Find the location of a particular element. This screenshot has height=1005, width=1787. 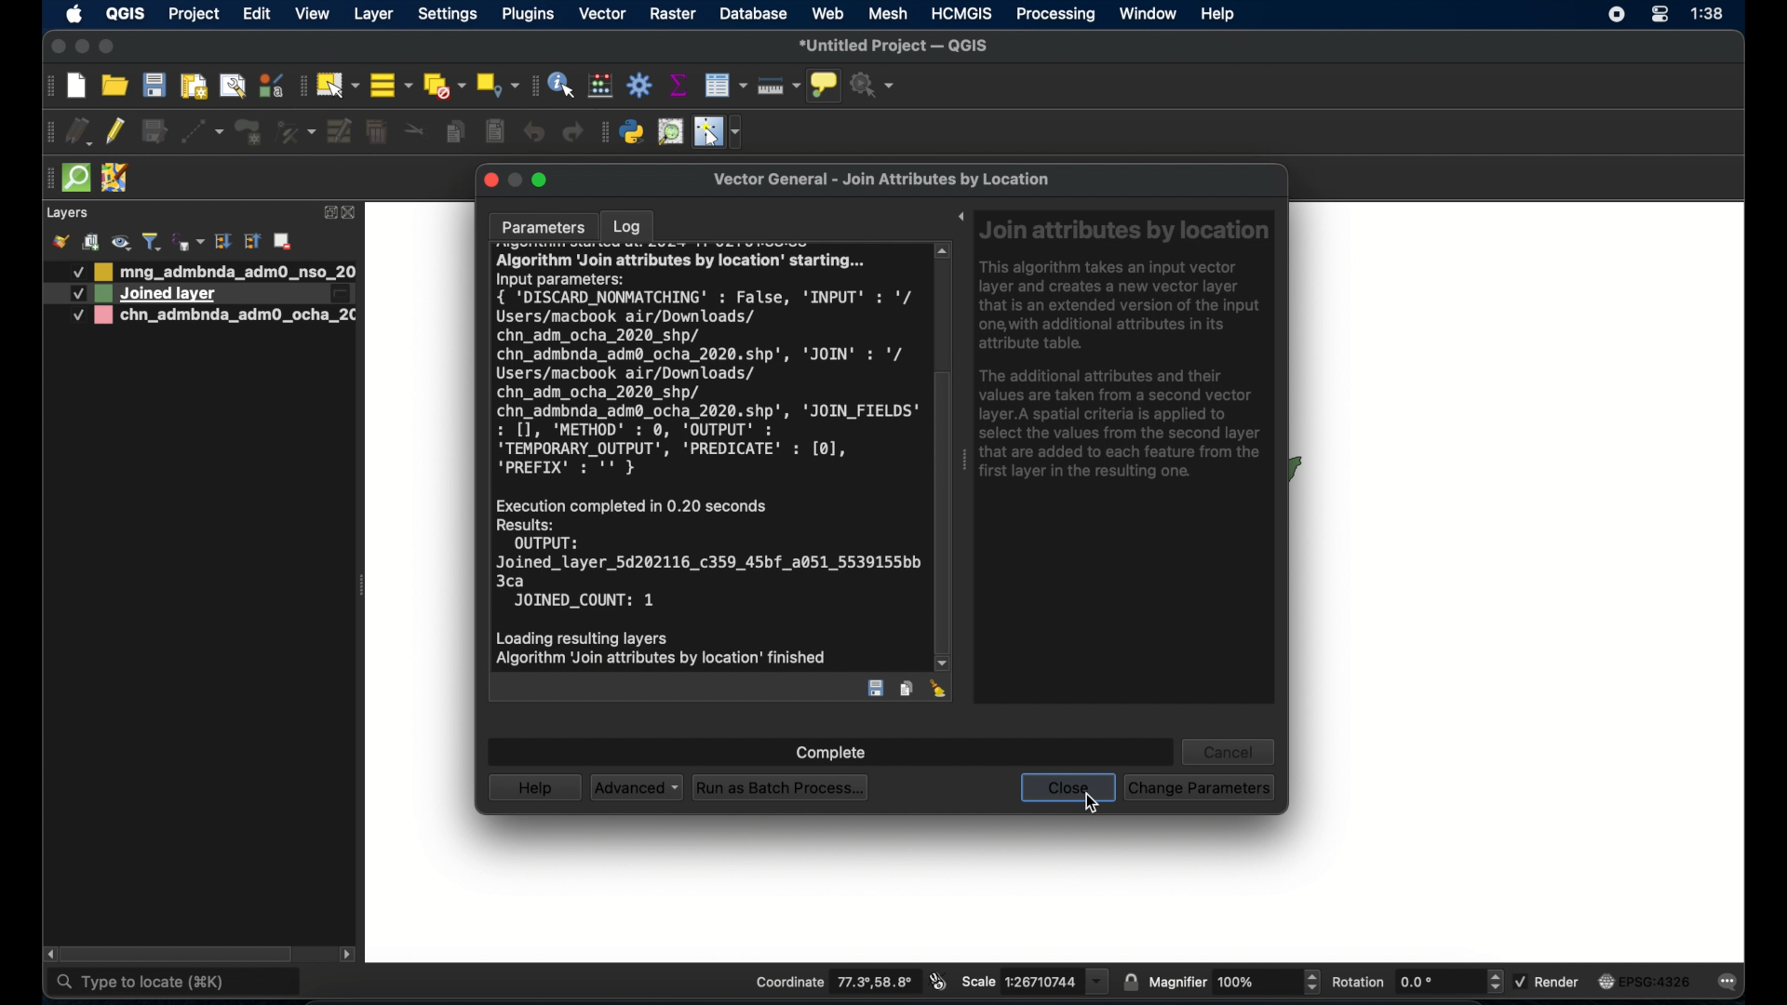

minimize is located at coordinates (83, 47).